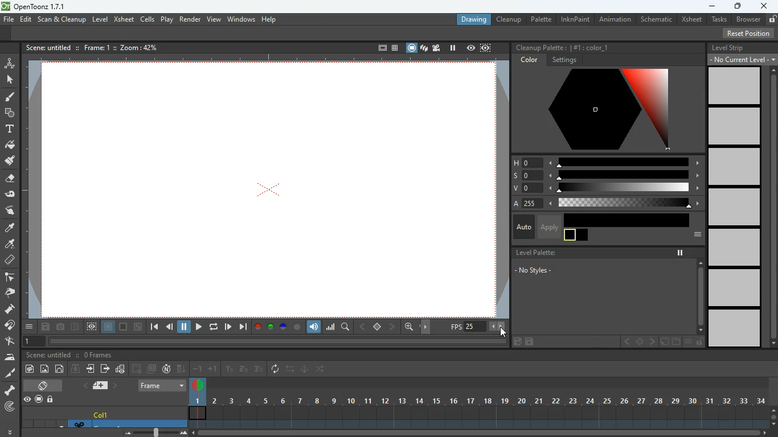 The height and width of the screenshot is (437, 778). I want to click on 2, so click(244, 369).